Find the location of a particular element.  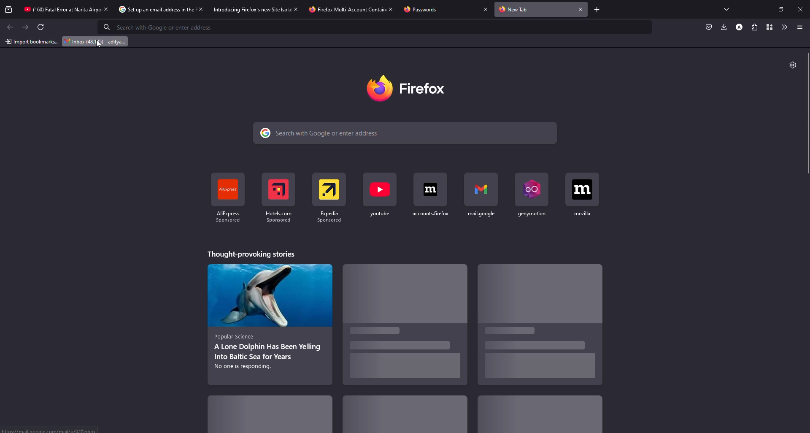

Icon is located at coordinates (327, 188).